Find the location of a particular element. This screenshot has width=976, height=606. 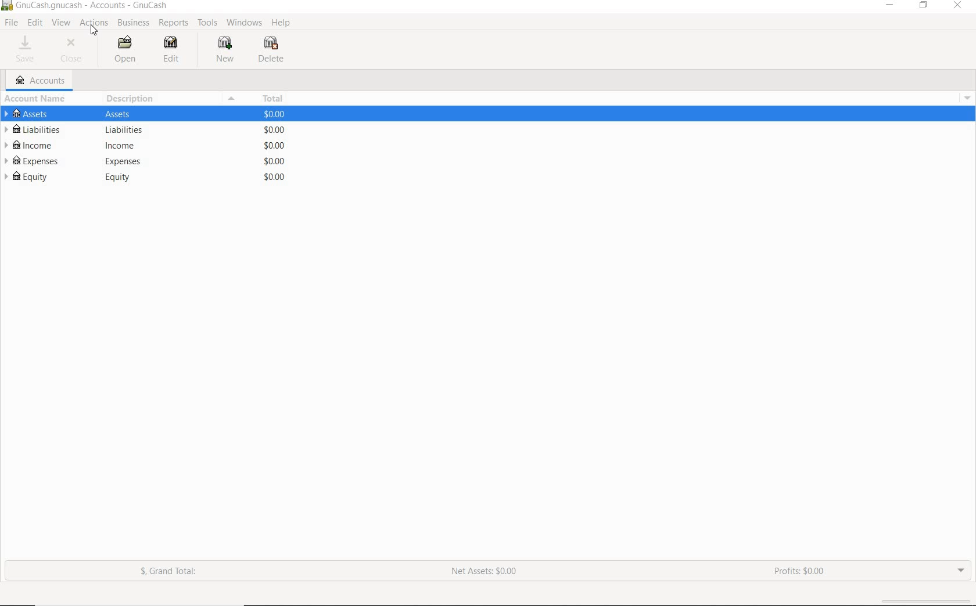

EXPENSES is located at coordinates (147, 161).